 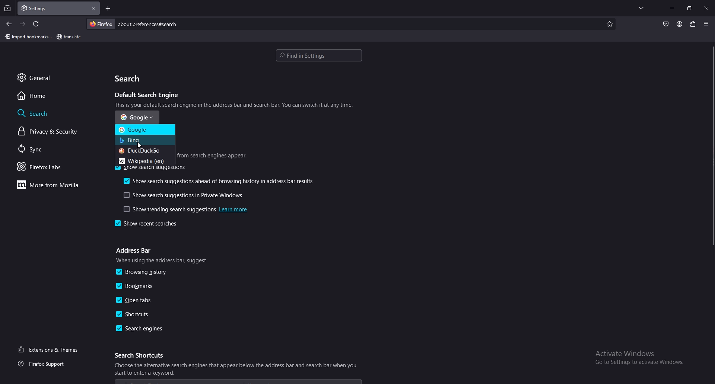 I want to click on firefox labs, so click(x=52, y=167).